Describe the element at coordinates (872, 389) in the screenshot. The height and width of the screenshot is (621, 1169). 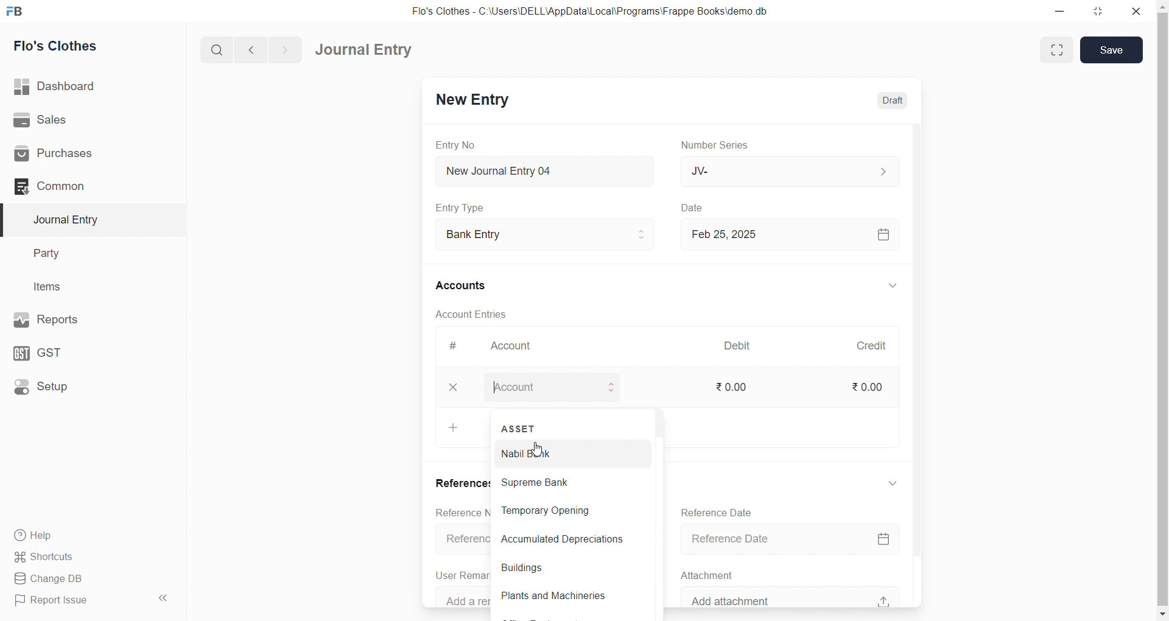
I see `₹ 0.00` at that location.